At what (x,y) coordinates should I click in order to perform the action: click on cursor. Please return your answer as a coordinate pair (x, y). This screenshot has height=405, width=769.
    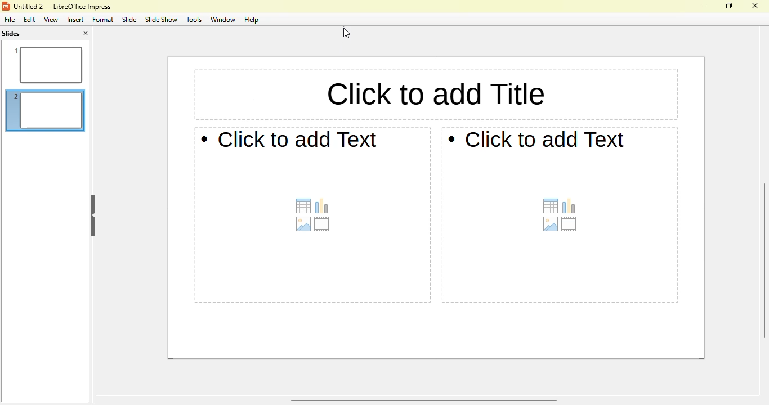
    Looking at the image, I should click on (346, 33).